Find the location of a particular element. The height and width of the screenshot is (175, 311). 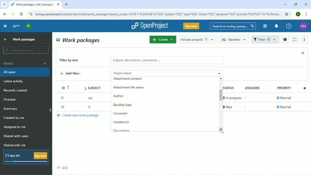

Default is located at coordinates (25, 63).